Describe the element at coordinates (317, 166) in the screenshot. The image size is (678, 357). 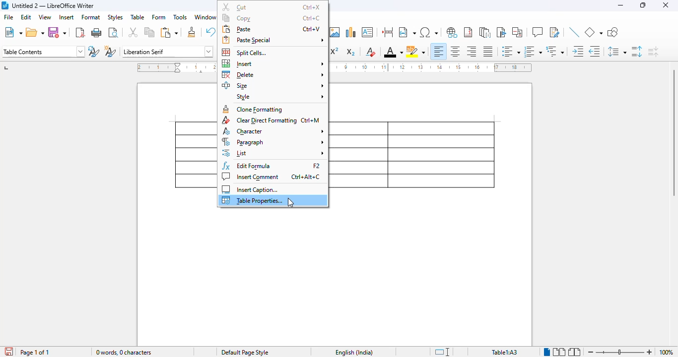
I see `shortcut for edit formula` at that location.